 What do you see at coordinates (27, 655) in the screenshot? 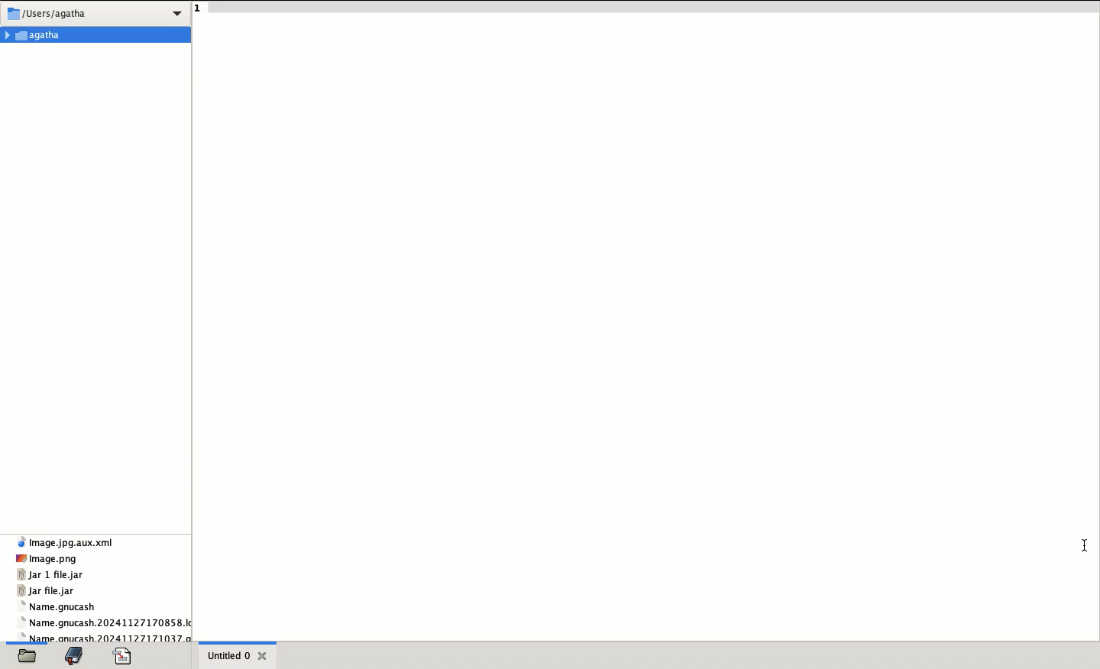
I see `file, current selection` at bounding box center [27, 655].